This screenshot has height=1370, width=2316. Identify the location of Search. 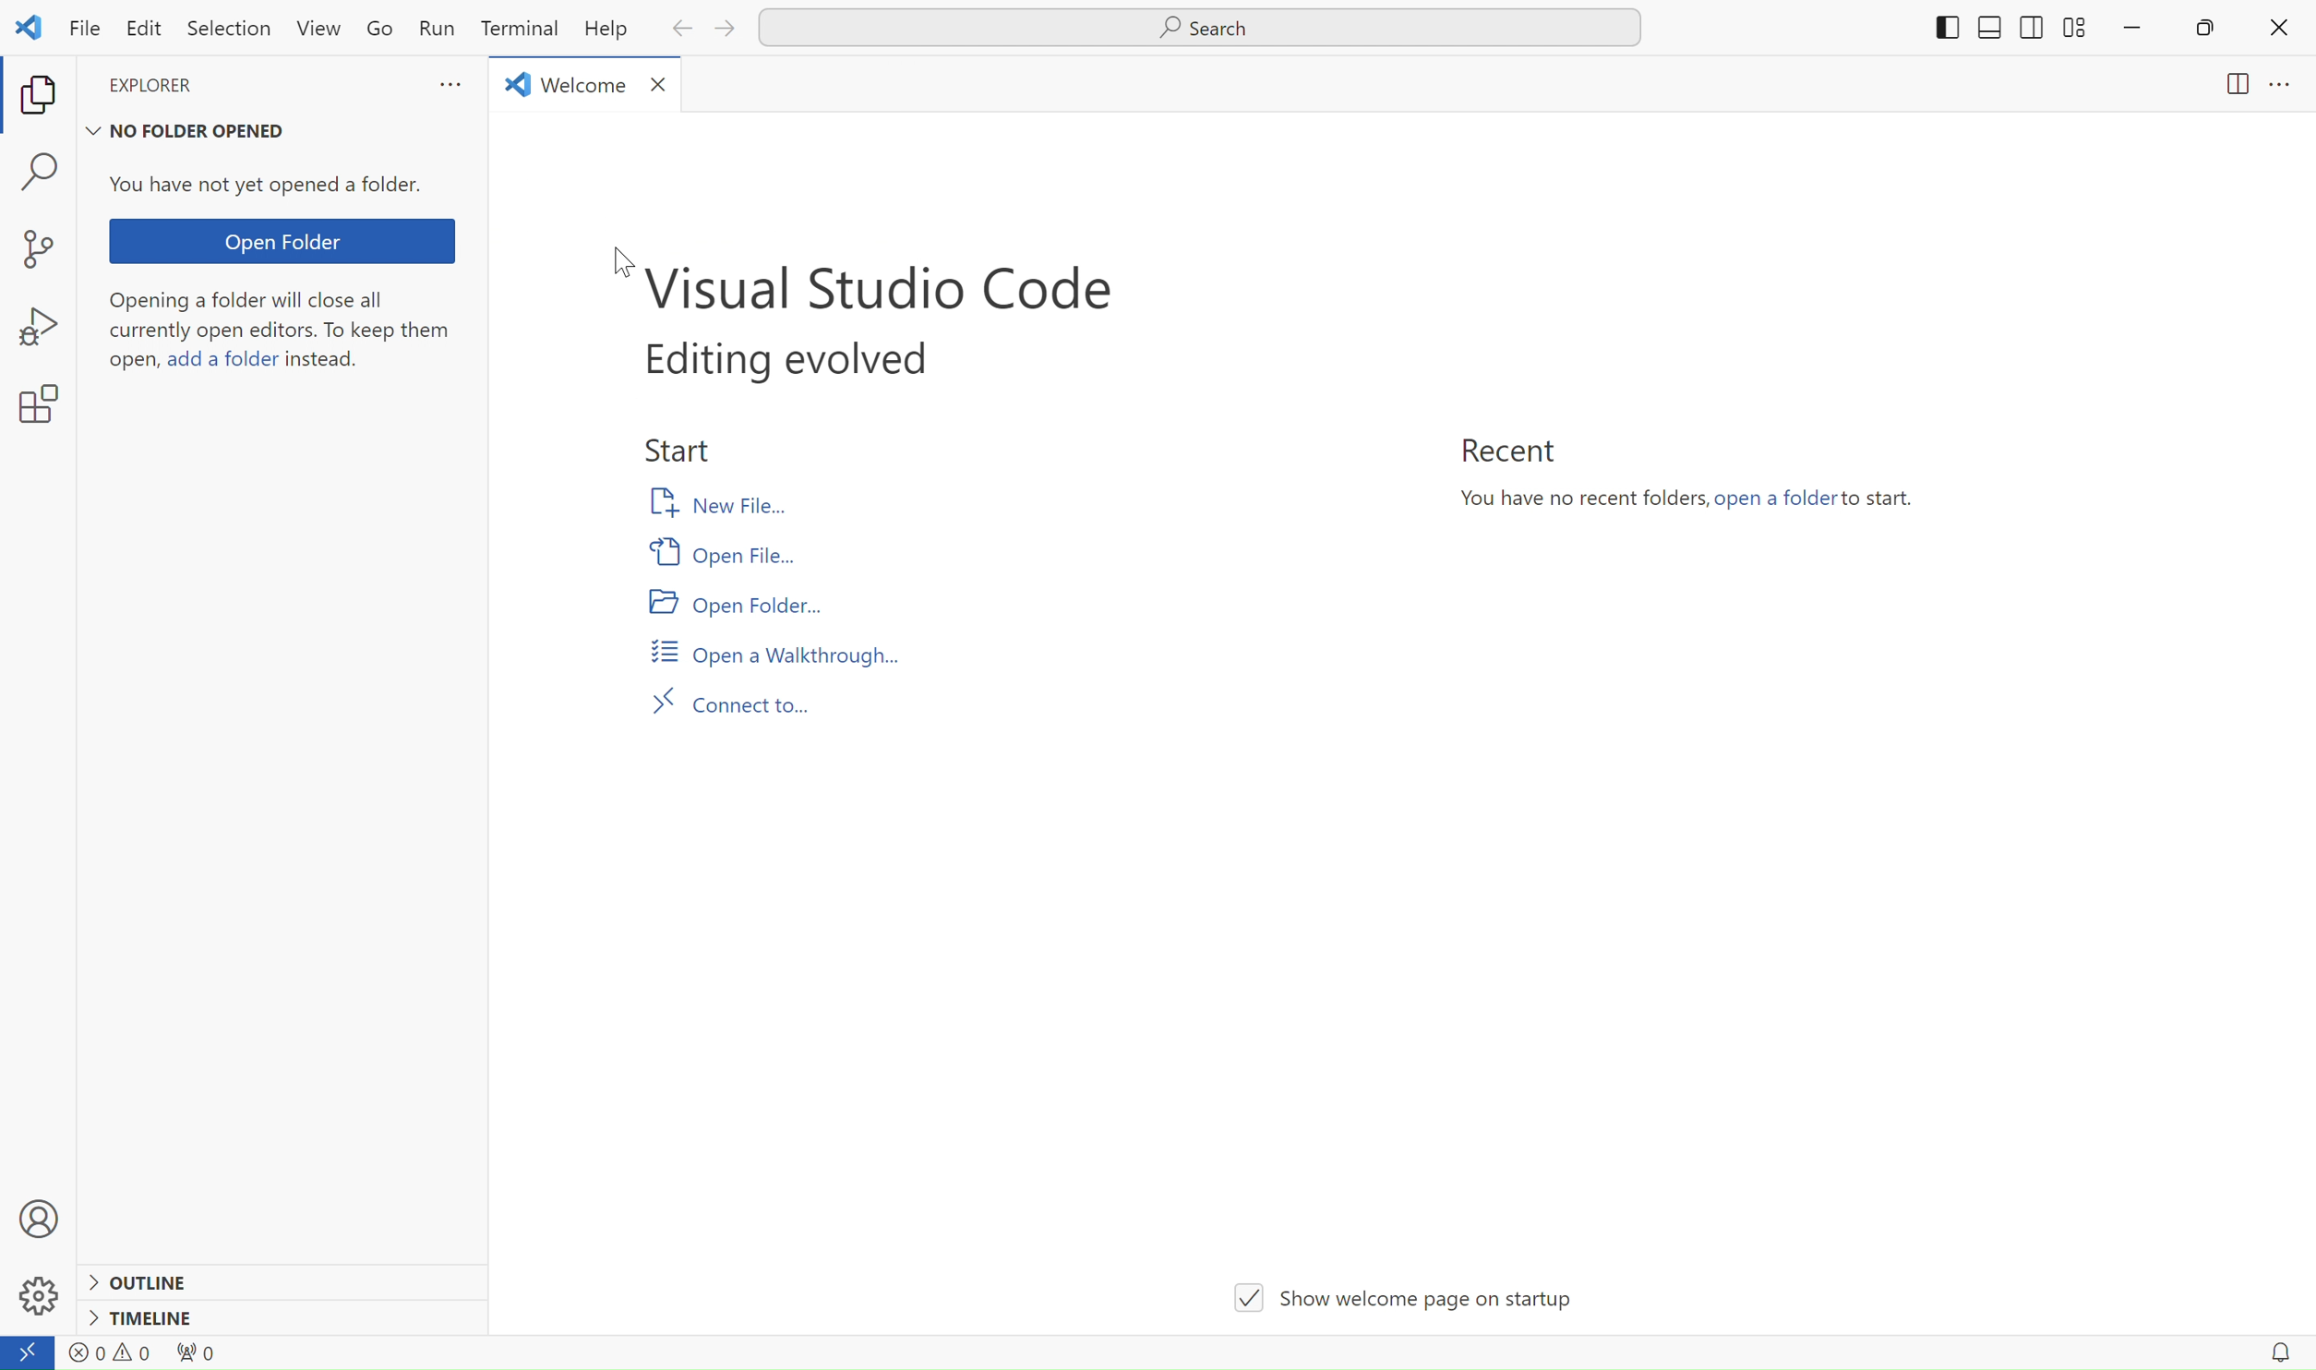
(1216, 26).